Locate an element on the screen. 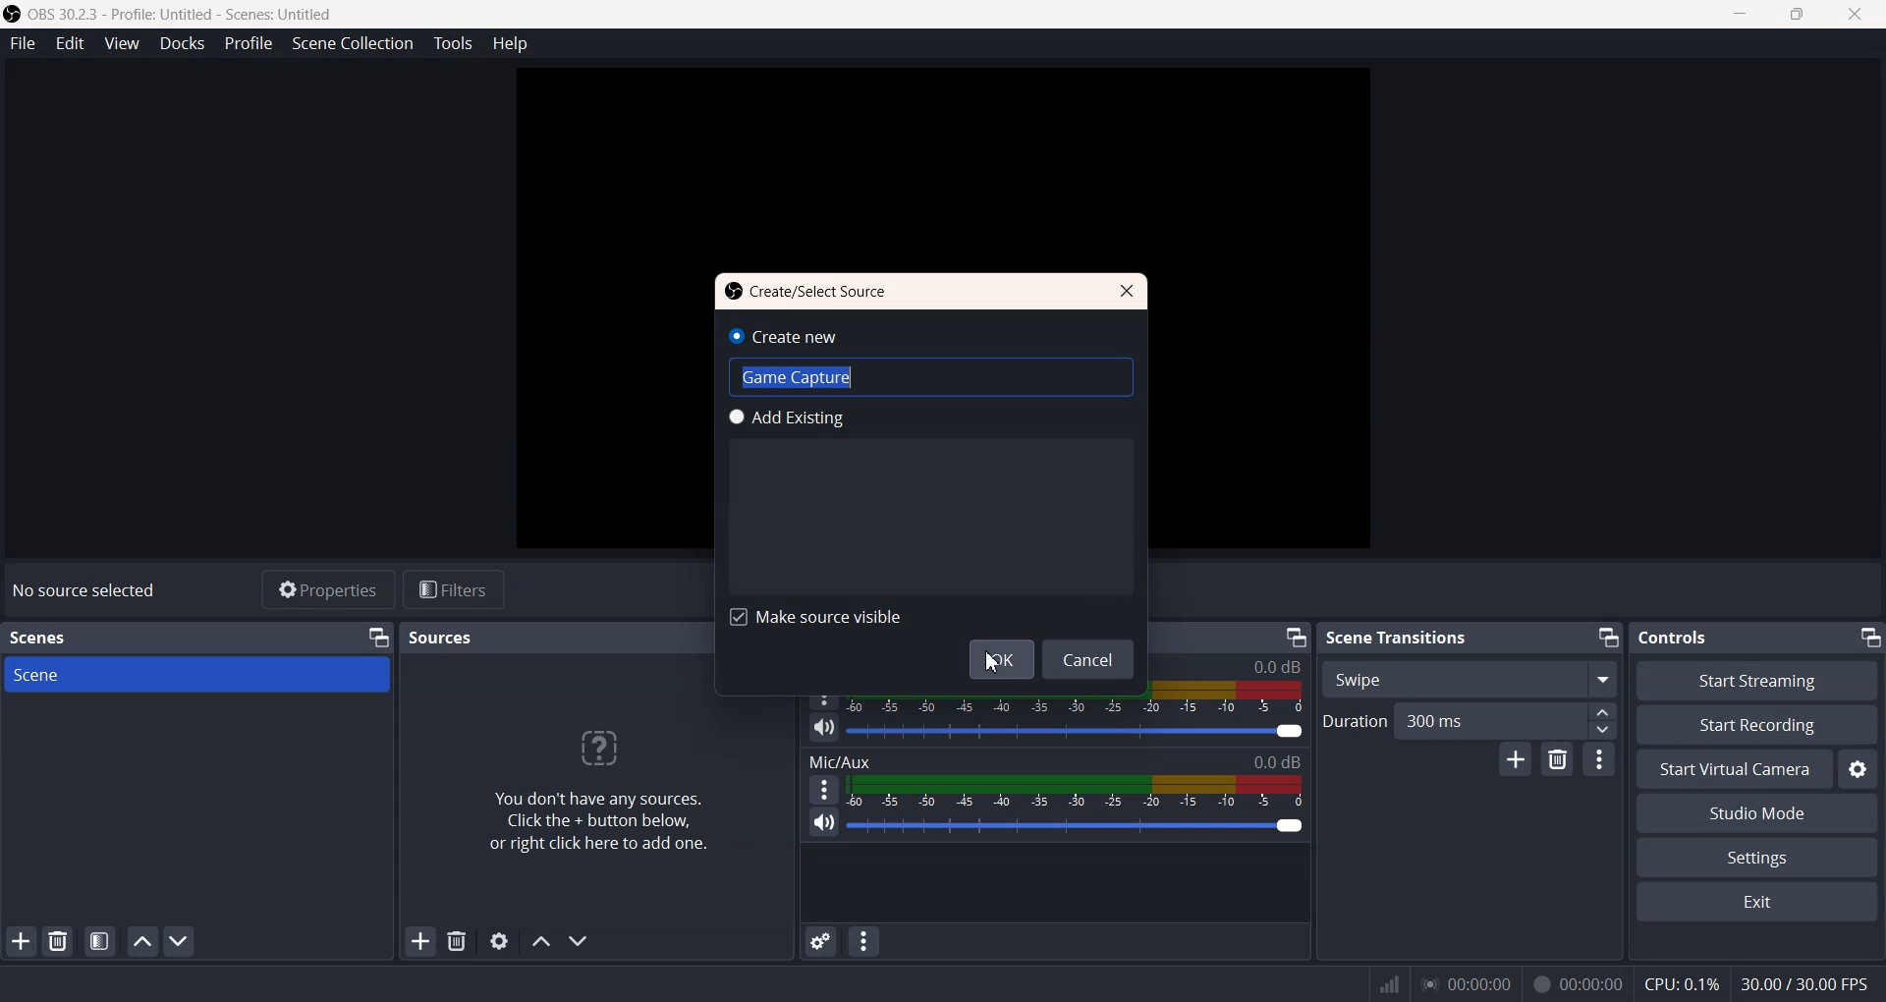 The image size is (1886, 1002). Profile is located at coordinates (249, 44).